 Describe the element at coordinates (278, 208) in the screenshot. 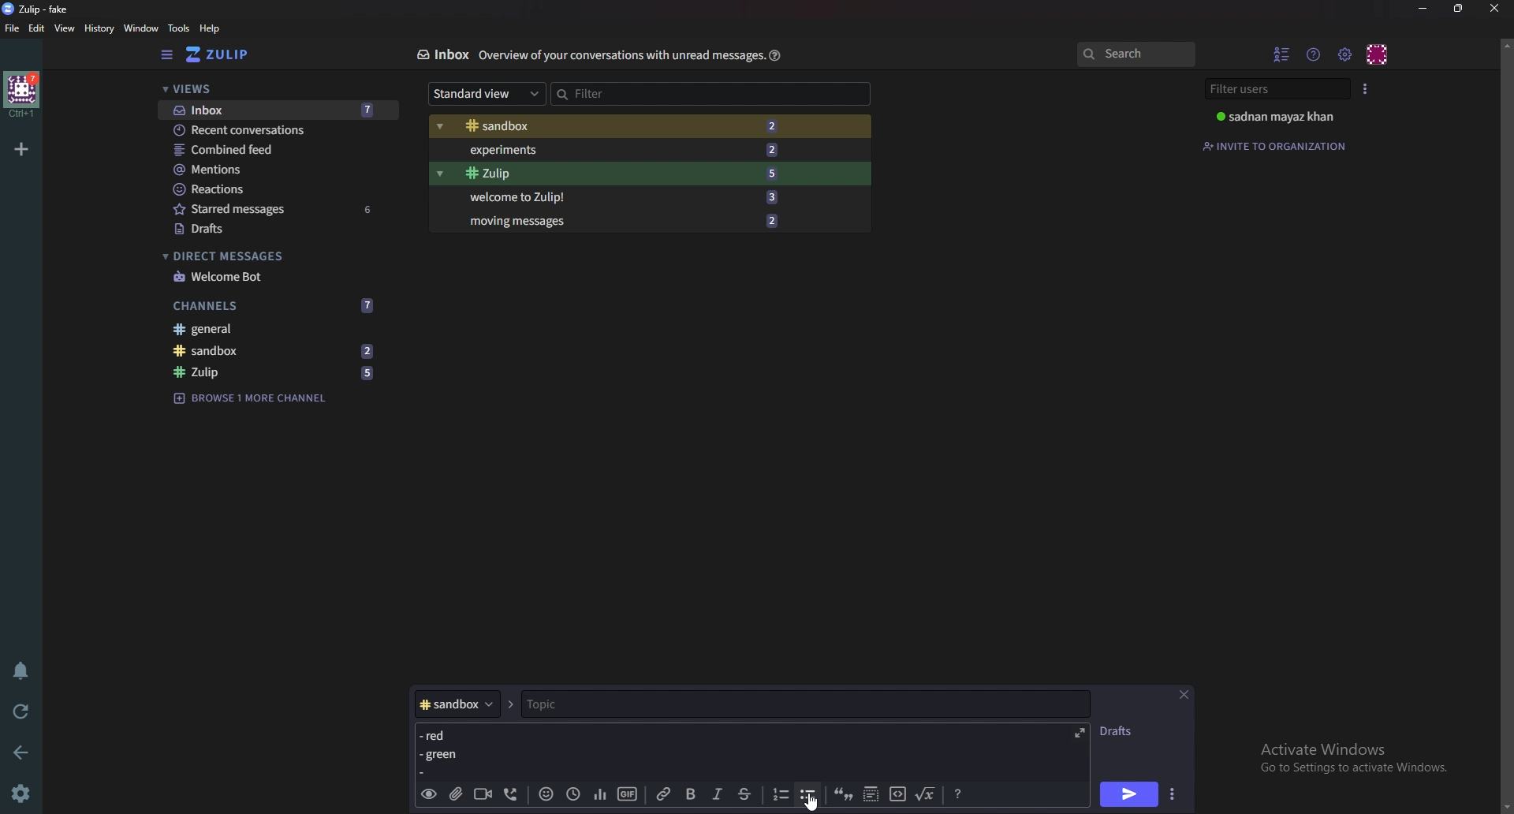

I see `Starred messages` at that location.